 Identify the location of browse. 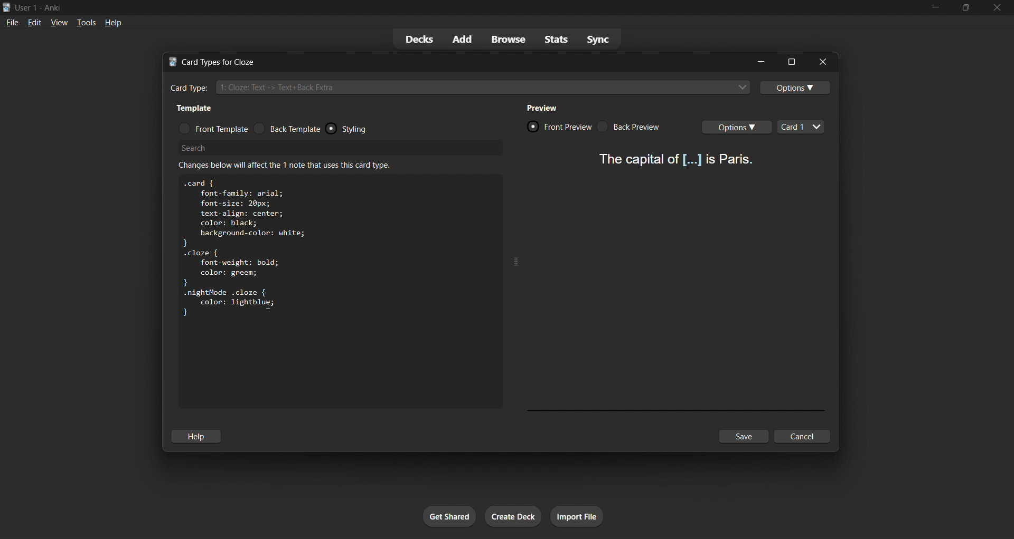
(506, 39).